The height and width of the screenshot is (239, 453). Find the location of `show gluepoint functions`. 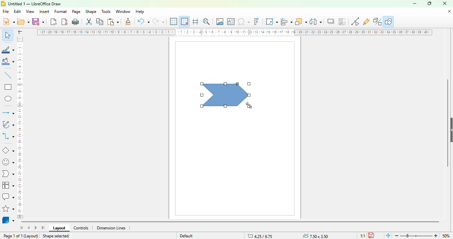

show gluepoint functions is located at coordinates (366, 22).